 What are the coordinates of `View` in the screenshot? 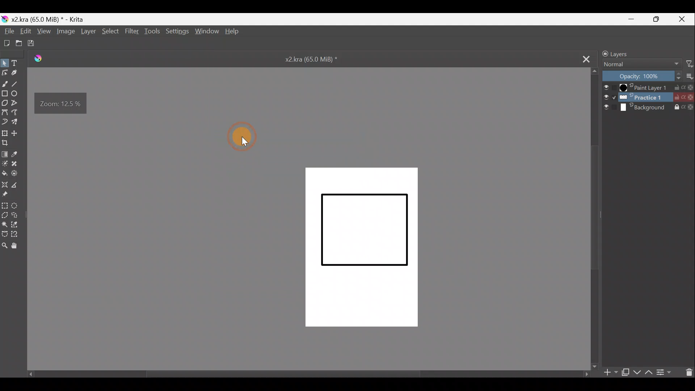 It's located at (42, 30).